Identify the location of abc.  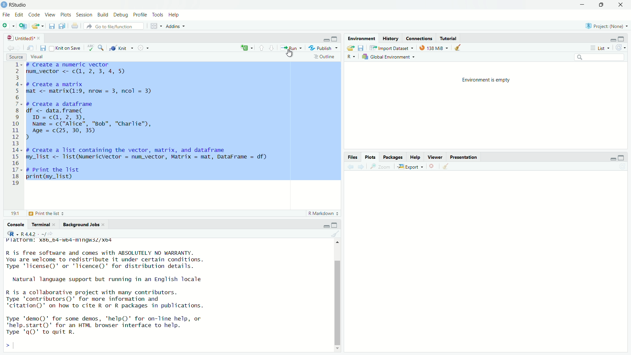
(92, 47).